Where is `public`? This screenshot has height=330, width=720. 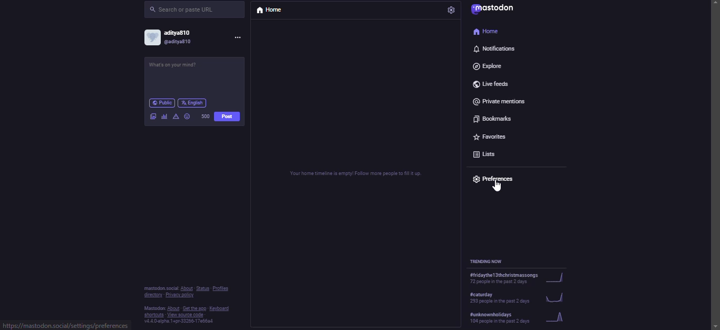 public is located at coordinates (161, 102).